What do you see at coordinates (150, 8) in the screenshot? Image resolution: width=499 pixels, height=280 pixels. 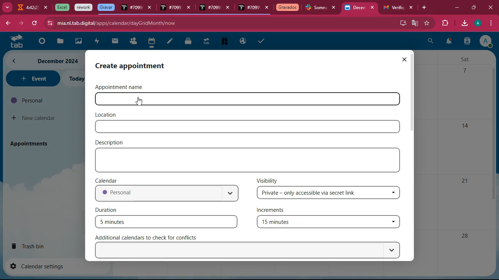 I see `close` at bounding box center [150, 8].